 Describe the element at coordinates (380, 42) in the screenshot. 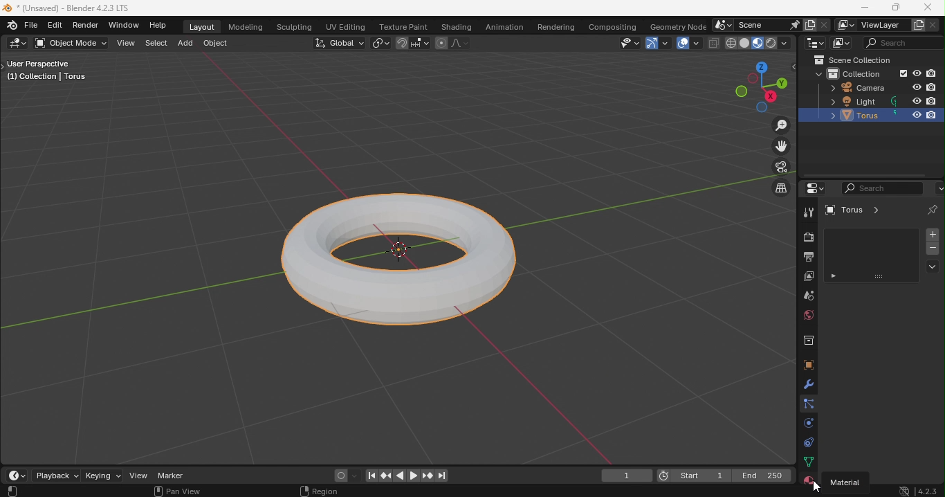

I see `Transform pivot point` at that location.